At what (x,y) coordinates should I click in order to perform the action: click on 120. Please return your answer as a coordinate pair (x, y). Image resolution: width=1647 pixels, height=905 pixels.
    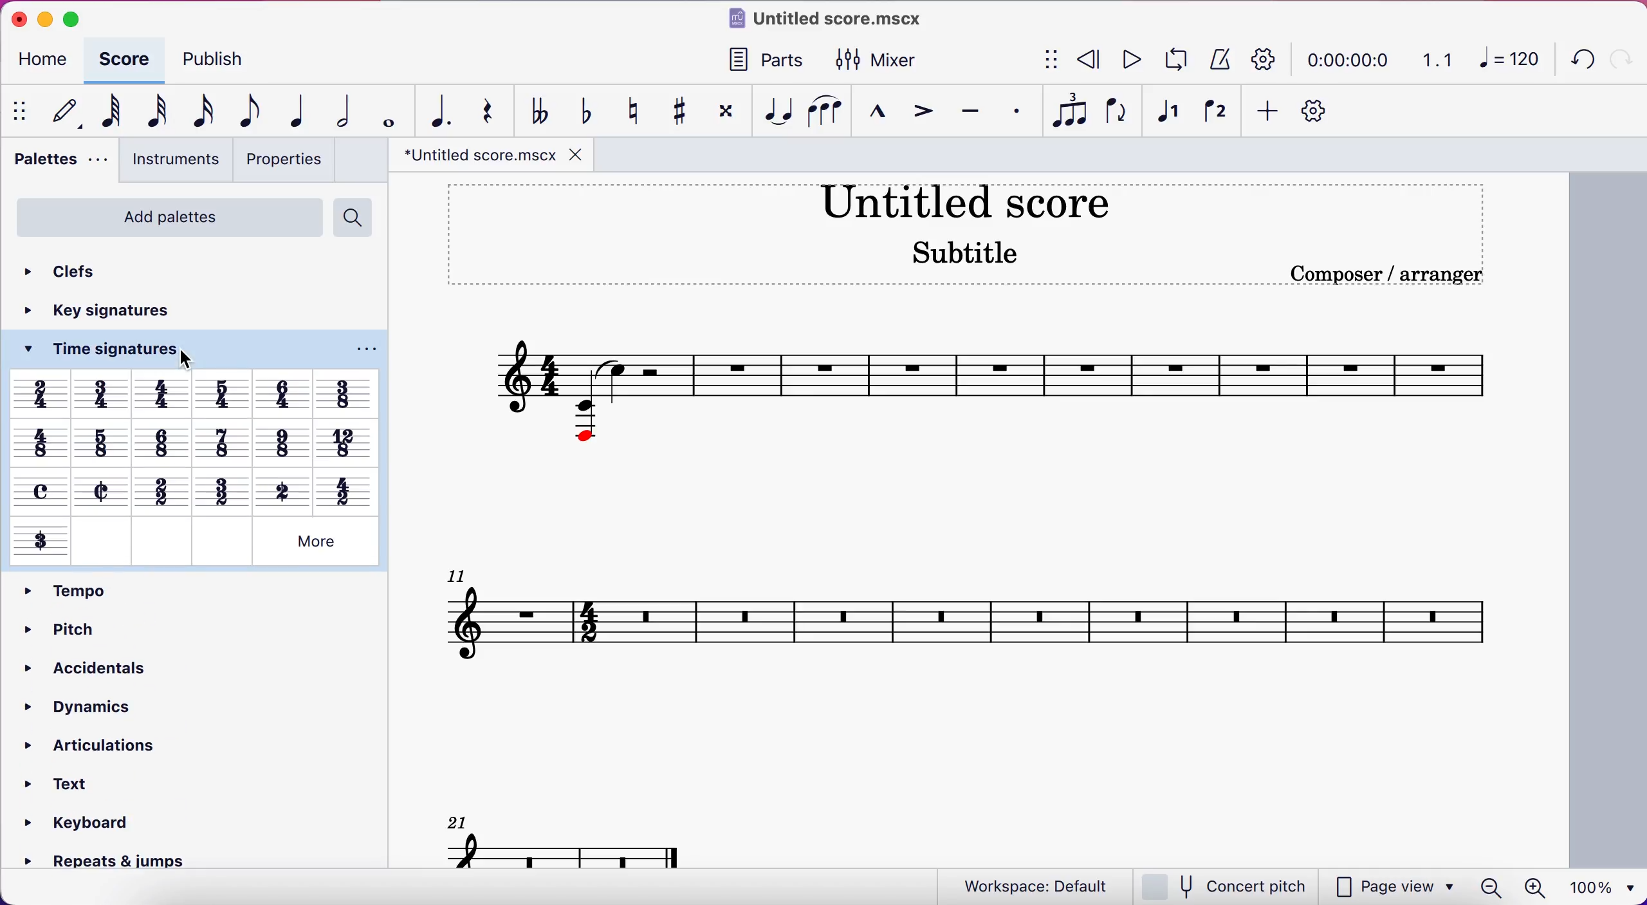
    Looking at the image, I should click on (1503, 57).